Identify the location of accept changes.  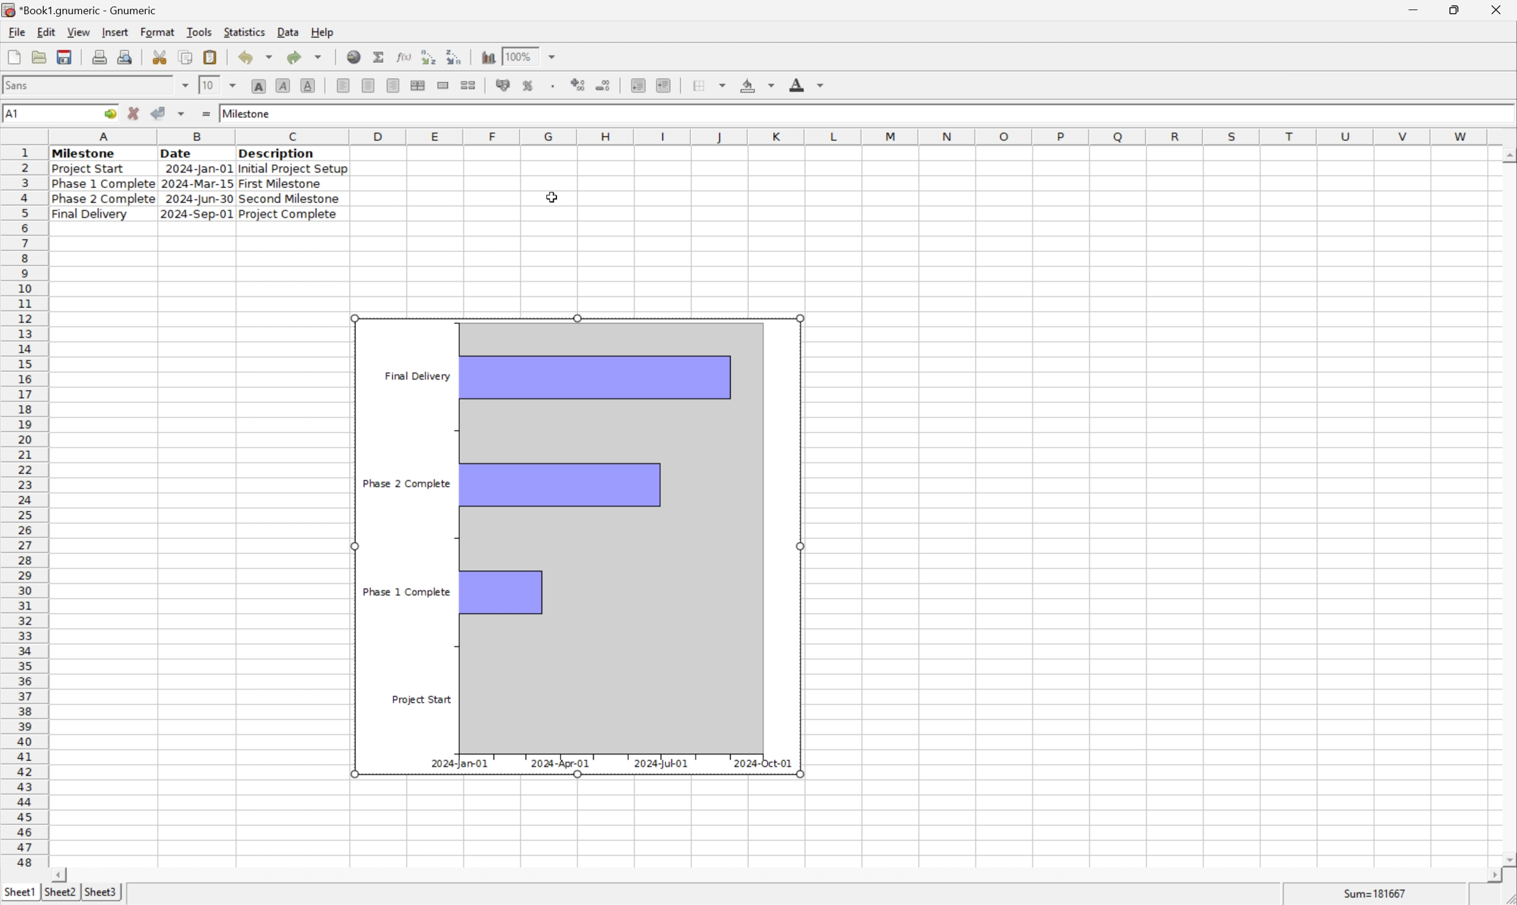
(162, 112).